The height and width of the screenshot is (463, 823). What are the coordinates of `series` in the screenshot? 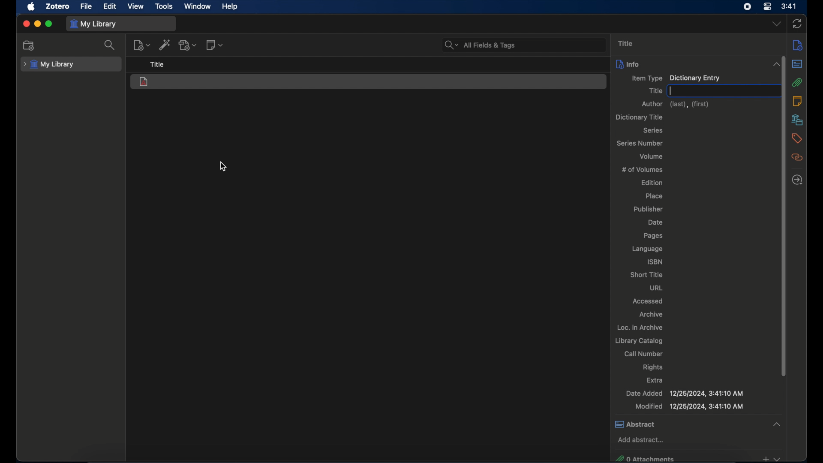 It's located at (654, 130).